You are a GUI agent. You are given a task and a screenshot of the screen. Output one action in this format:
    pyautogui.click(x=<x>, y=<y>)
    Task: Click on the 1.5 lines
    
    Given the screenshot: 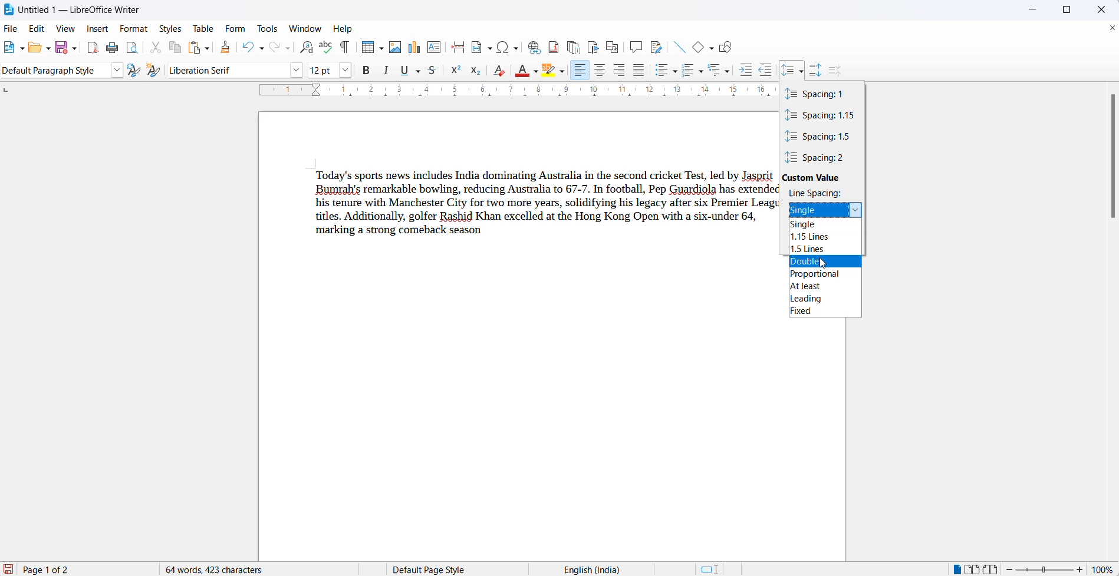 What is the action you would take?
    pyautogui.click(x=823, y=249)
    